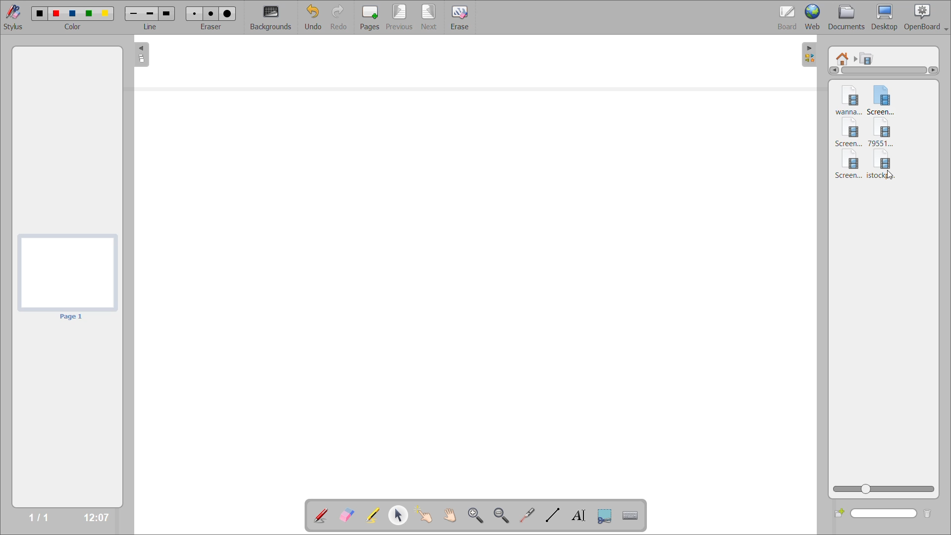 The height and width of the screenshot is (535, 951). I want to click on zoom slider, so click(883, 488).